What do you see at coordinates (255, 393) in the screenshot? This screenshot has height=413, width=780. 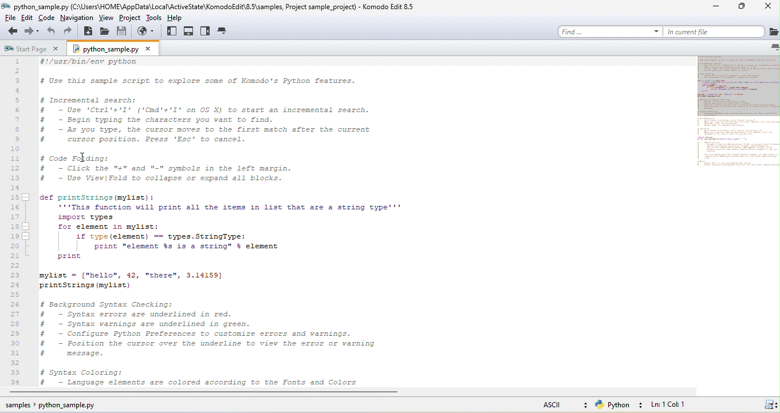 I see `horizontal scroll bar` at bounding box center [255, 393].